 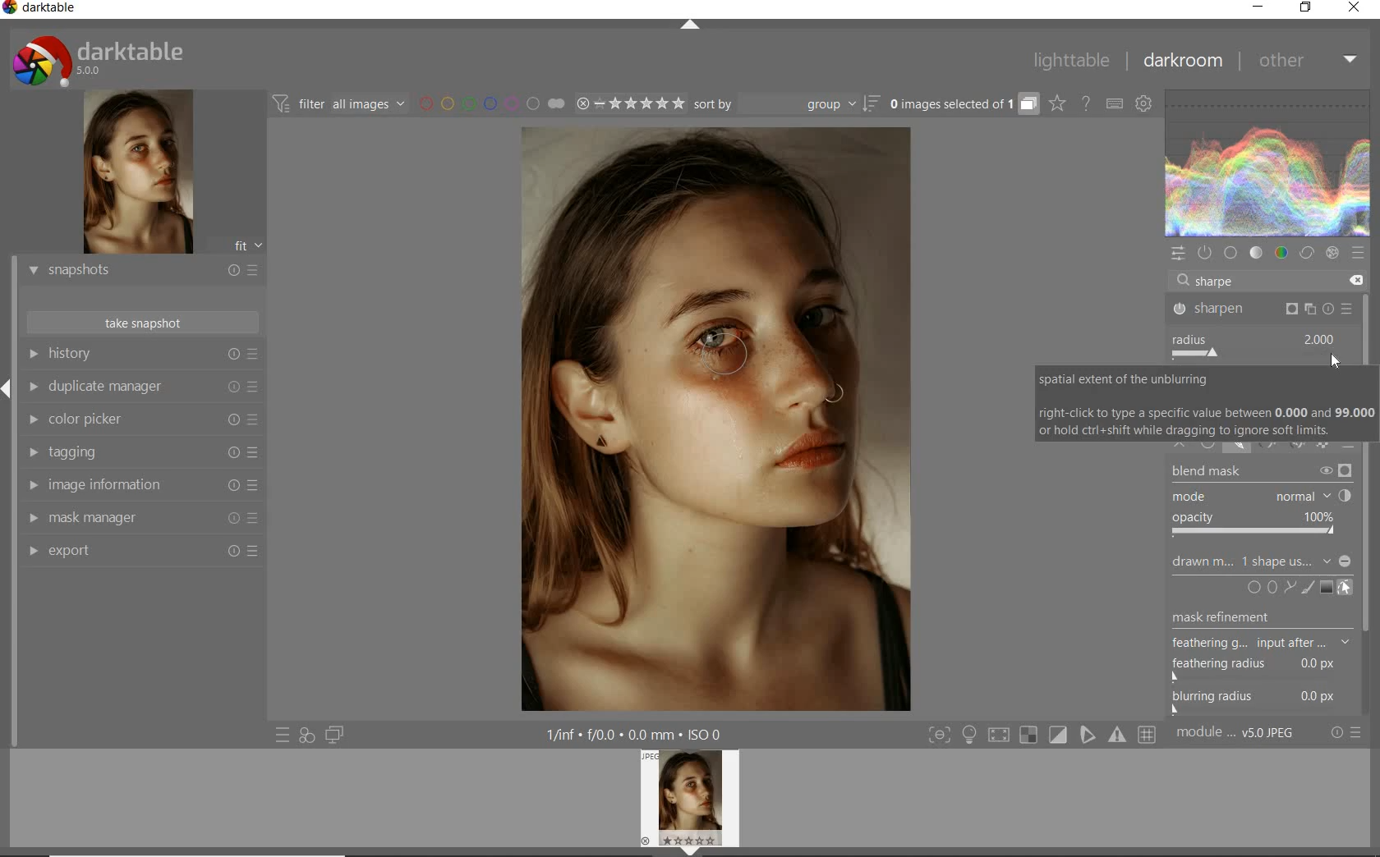 I want to click on export, so click(x=142, y=552).